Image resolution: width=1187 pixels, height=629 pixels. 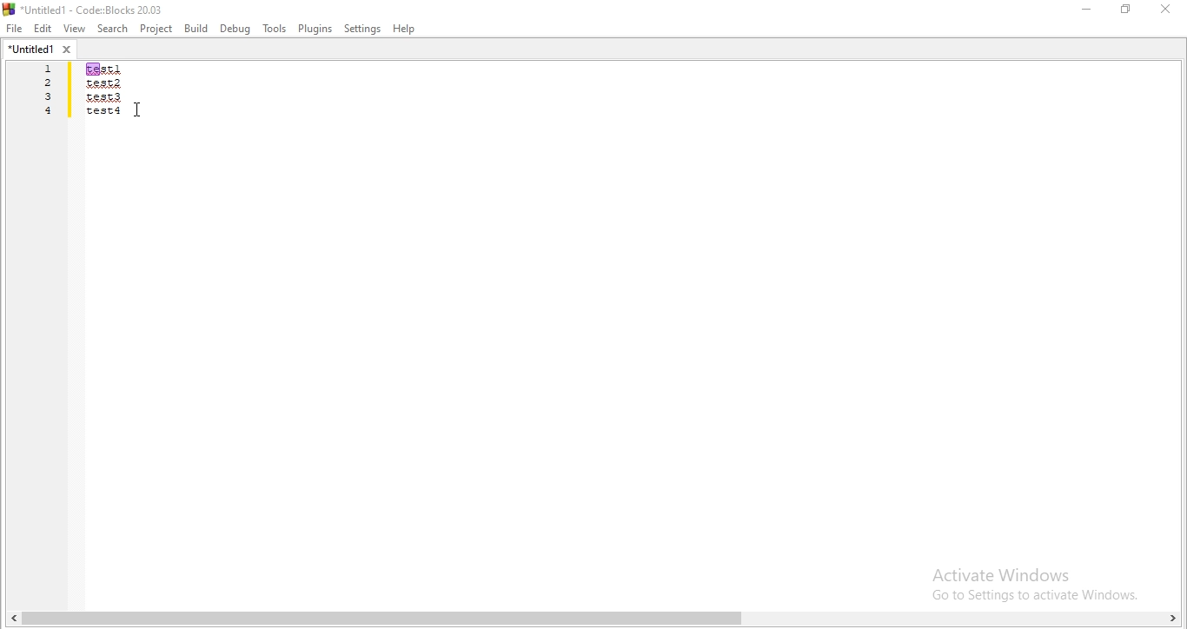 What do you see at coordinates (1170, 10) in the screenshot?
I see `close` at bounding box center [1170, 10].